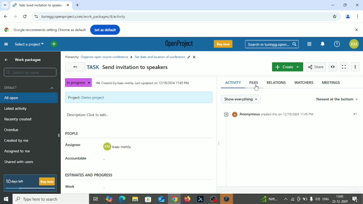 This screenshot has width=363, height=204. What do you see at coordinates (276, 82) in the screenshot?
I see `Relations` at bounding box center [276, 82].